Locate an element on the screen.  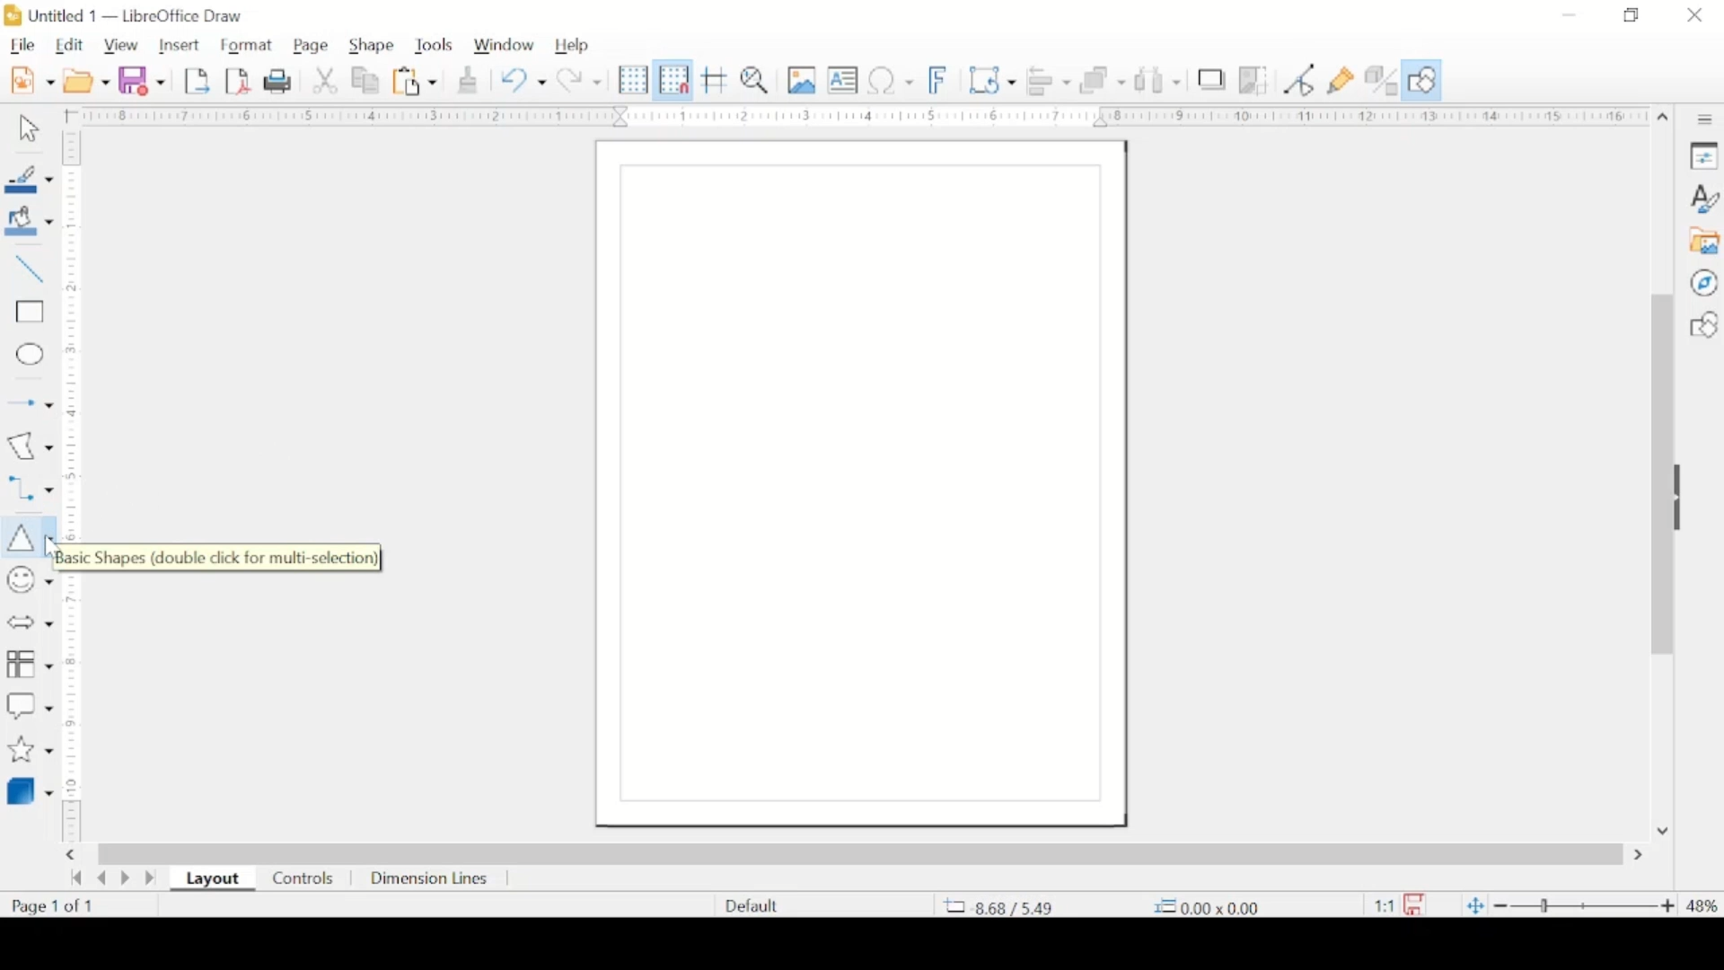
connectors is located at coordinates (29, 486).